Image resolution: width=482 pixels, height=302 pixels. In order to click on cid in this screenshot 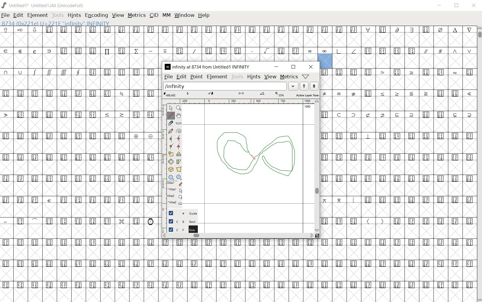, I will do `click(154, 16)`.